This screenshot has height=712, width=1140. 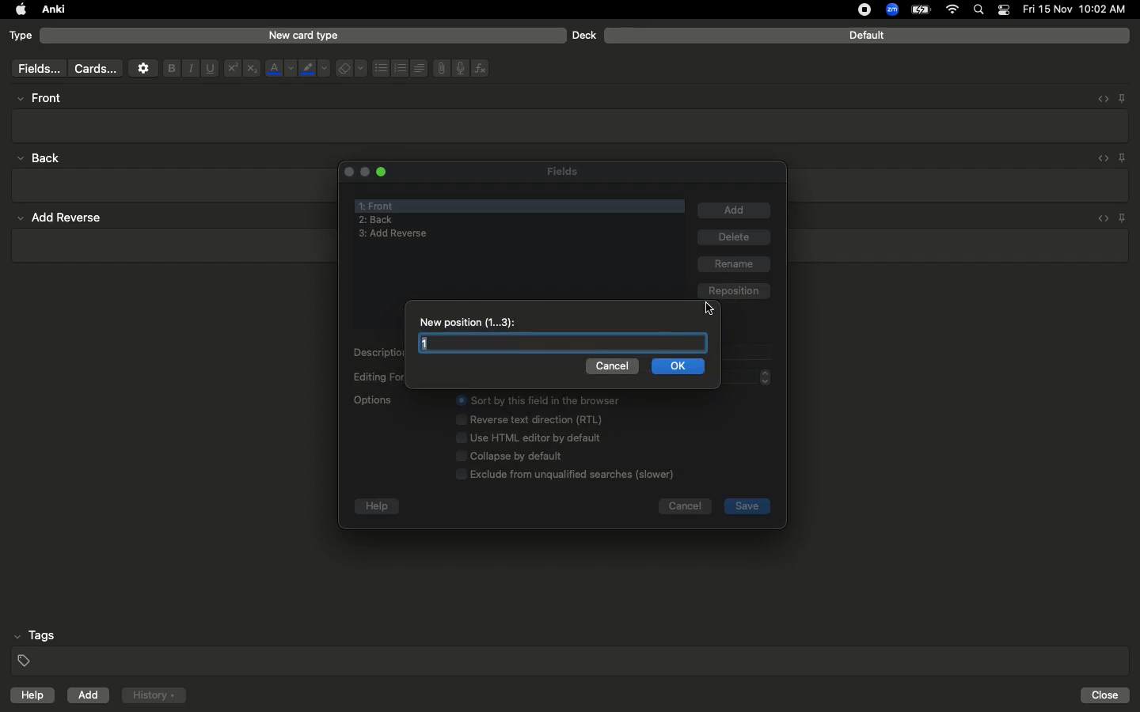 What do you see at coordinates (1100, 159) in the screenshot?
I see `Embed` at bounding box center [1100, 159].